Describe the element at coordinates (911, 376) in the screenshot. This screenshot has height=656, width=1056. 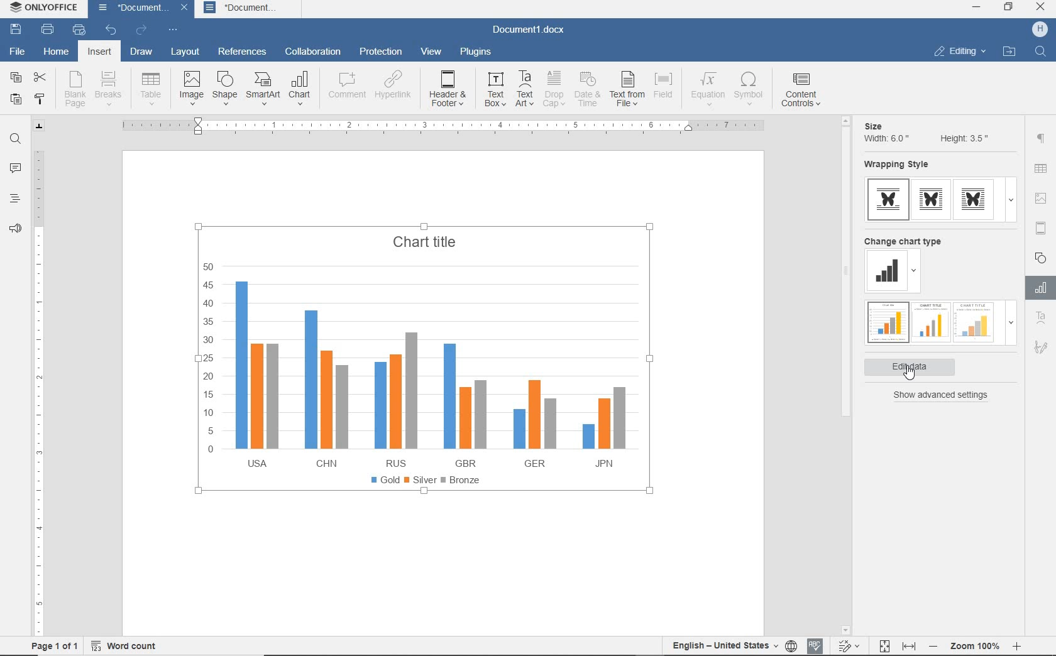
I see `cursor` at that location.